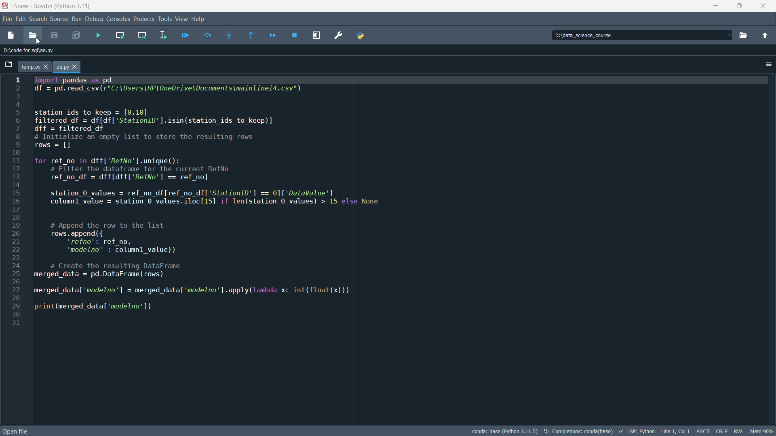 Image resolution: width=776 pixels, height=436 pixels. I want to click on save file, so click(57, 36).